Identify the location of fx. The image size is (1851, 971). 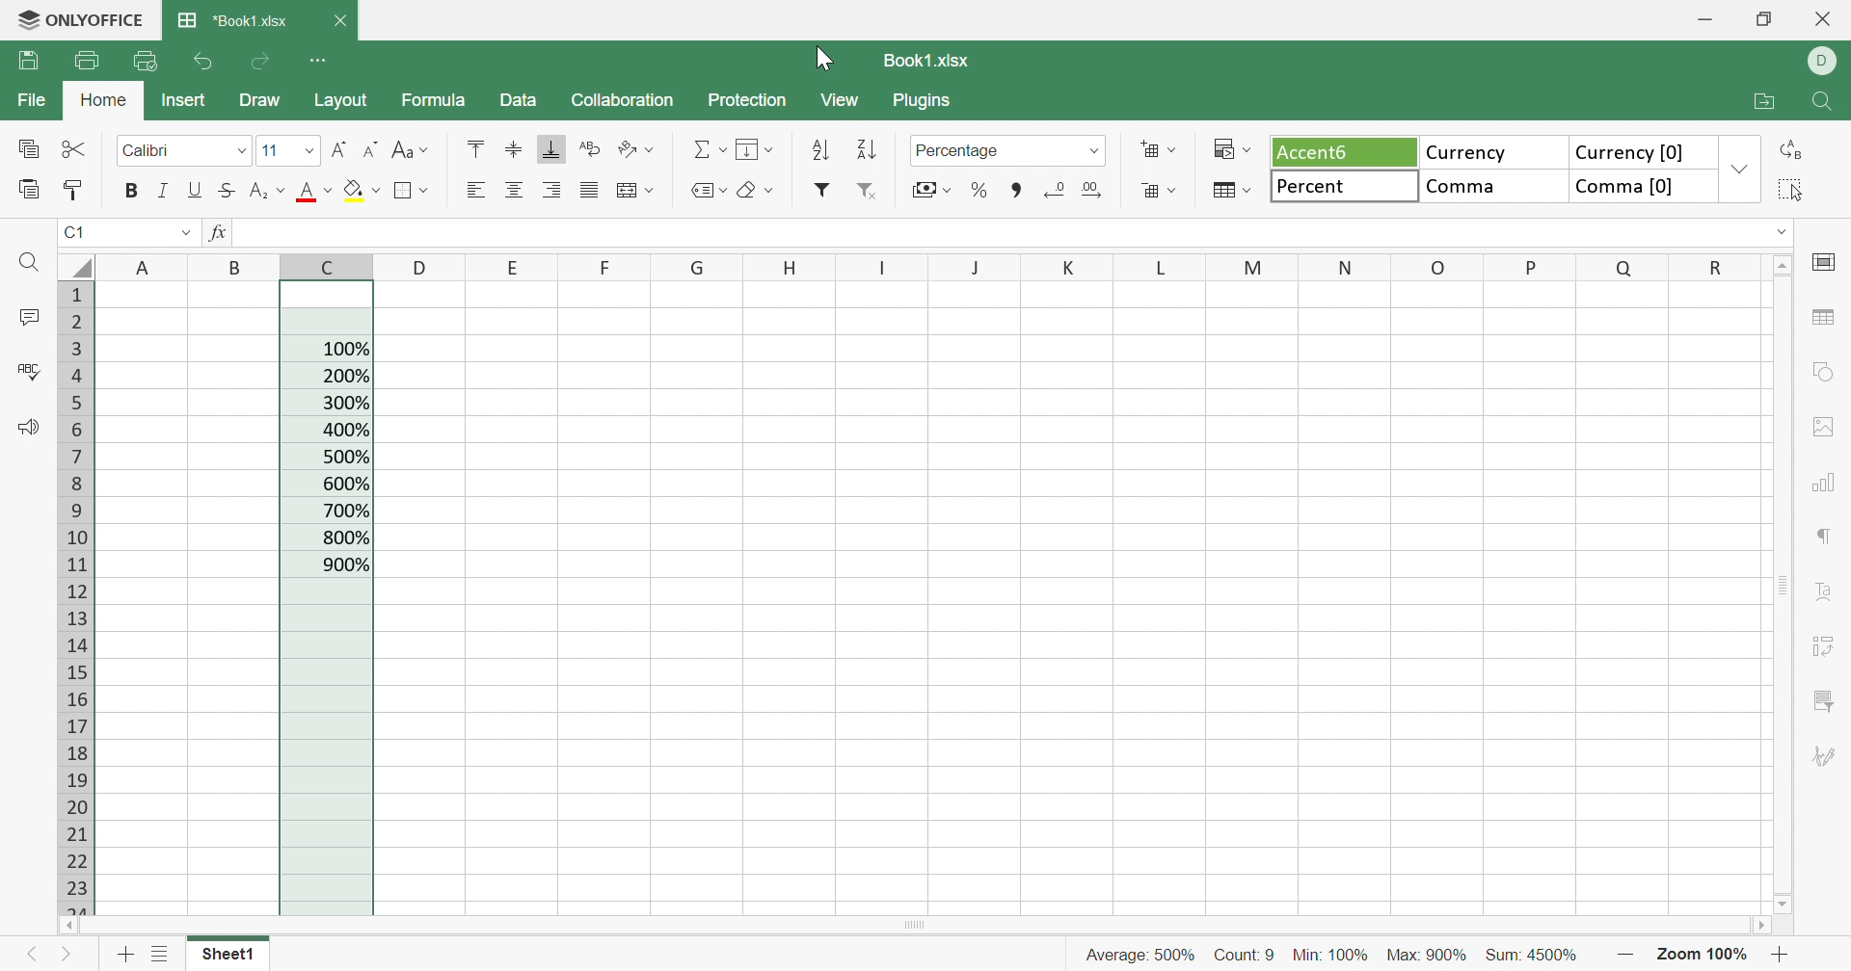
(219, 234).